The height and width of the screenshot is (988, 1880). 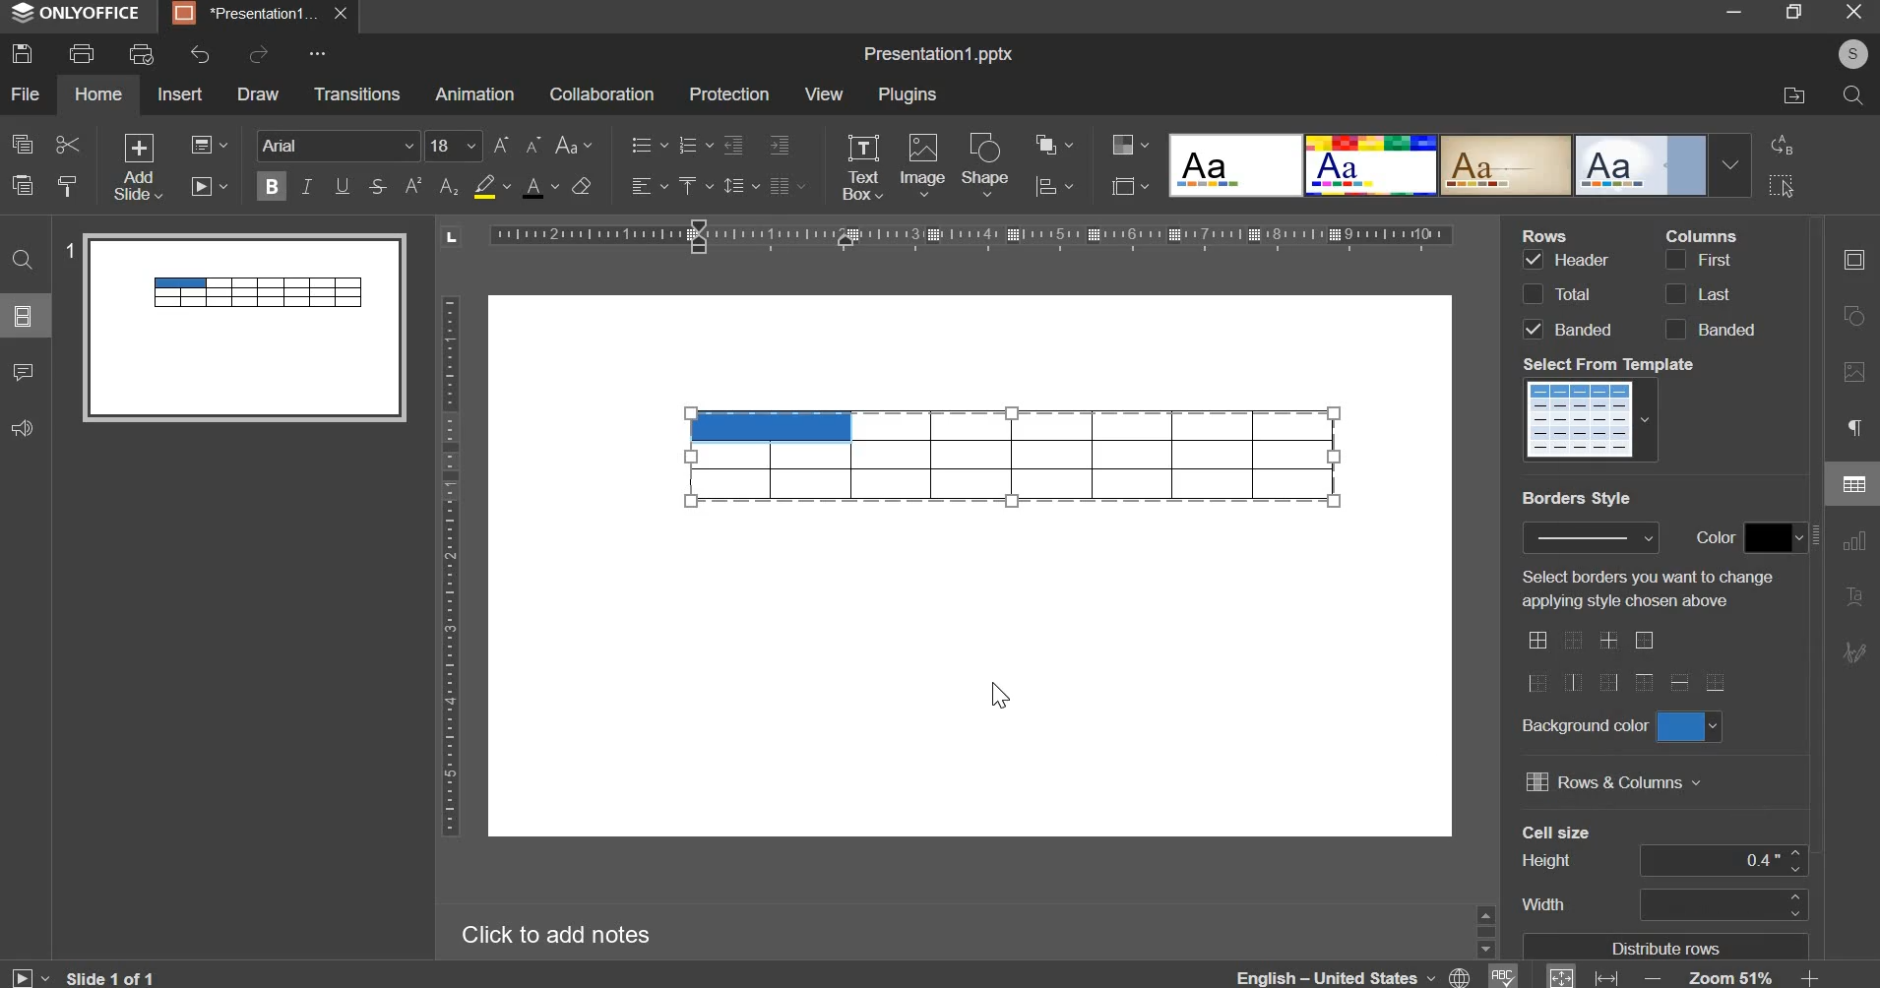 I want to click on design, so click(x=1459, y=163).